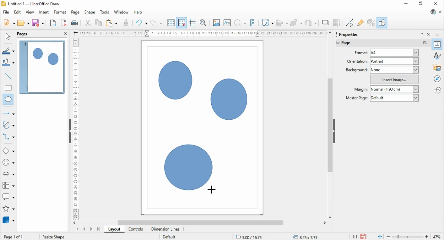 The image size is (444, 240). What do you see at coordinates (253, 23) in the screenshot?
I see `insert fontwork text` at bounding box center [253, 23].